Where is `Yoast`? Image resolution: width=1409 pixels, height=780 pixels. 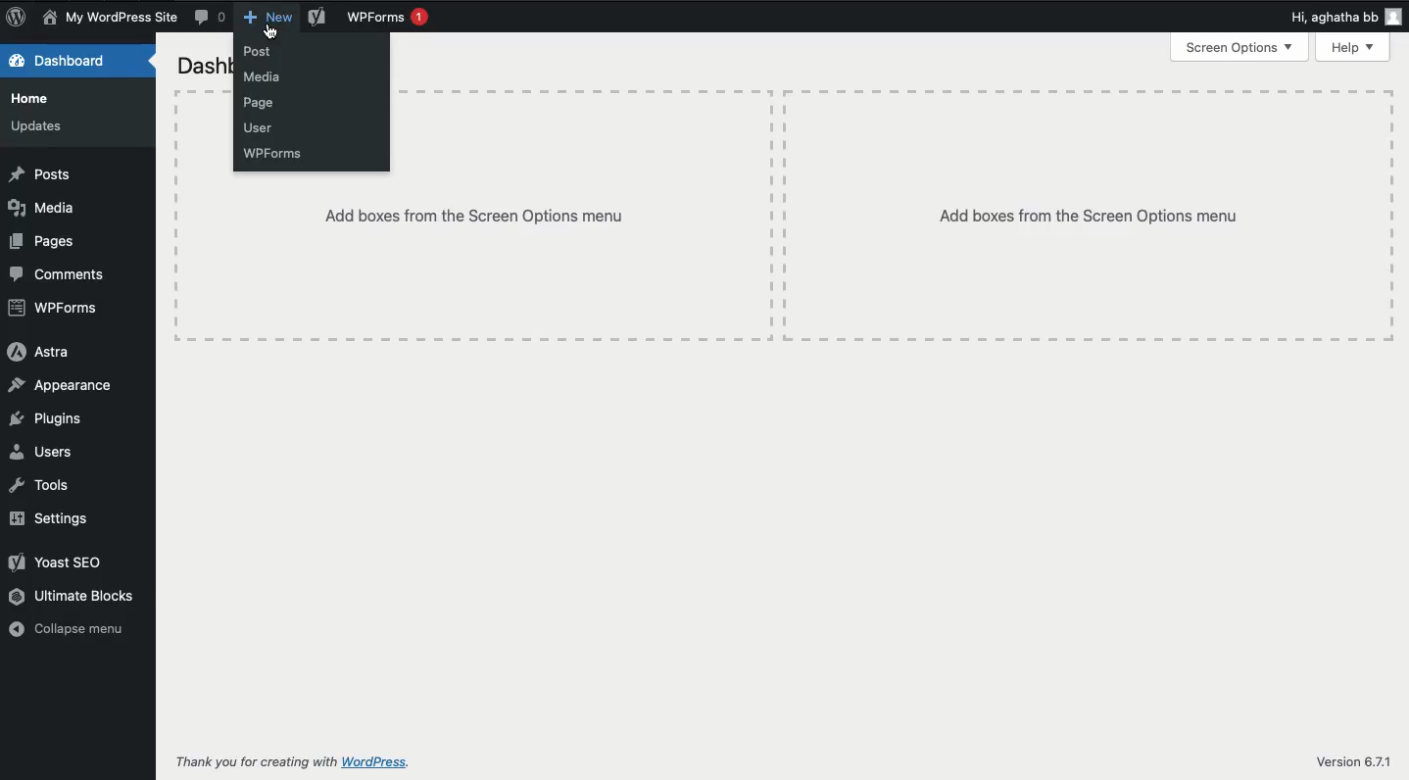 Yoast is located at coordinates (58, 562).